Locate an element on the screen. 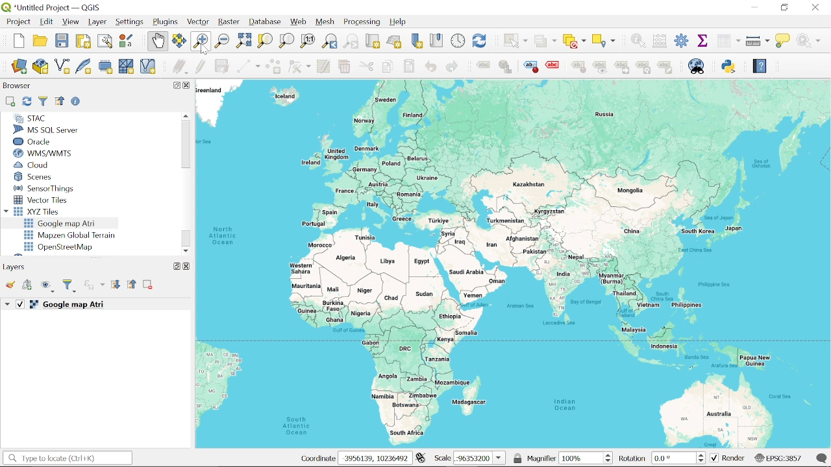  Refresh is located at coordinates (480, 41).